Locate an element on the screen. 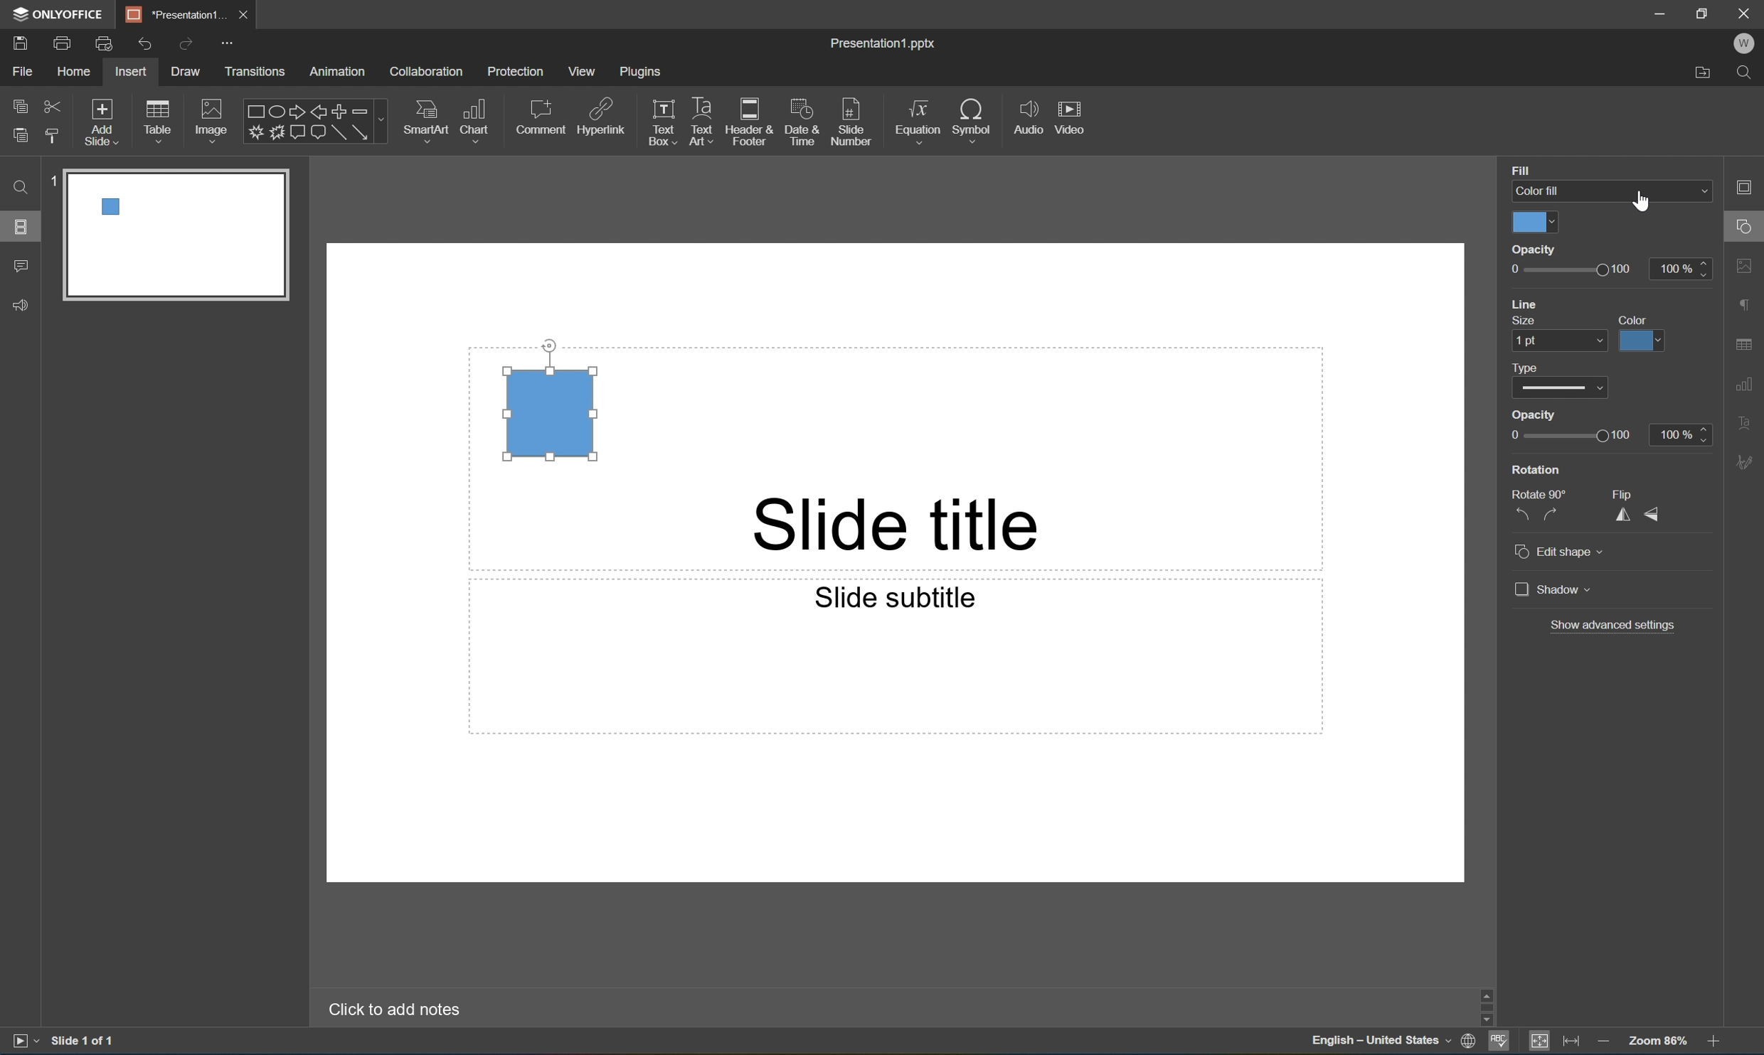 The height and width of the screenshot is (1055, 1764). Presentation1... is located at coordinates (170, 14).